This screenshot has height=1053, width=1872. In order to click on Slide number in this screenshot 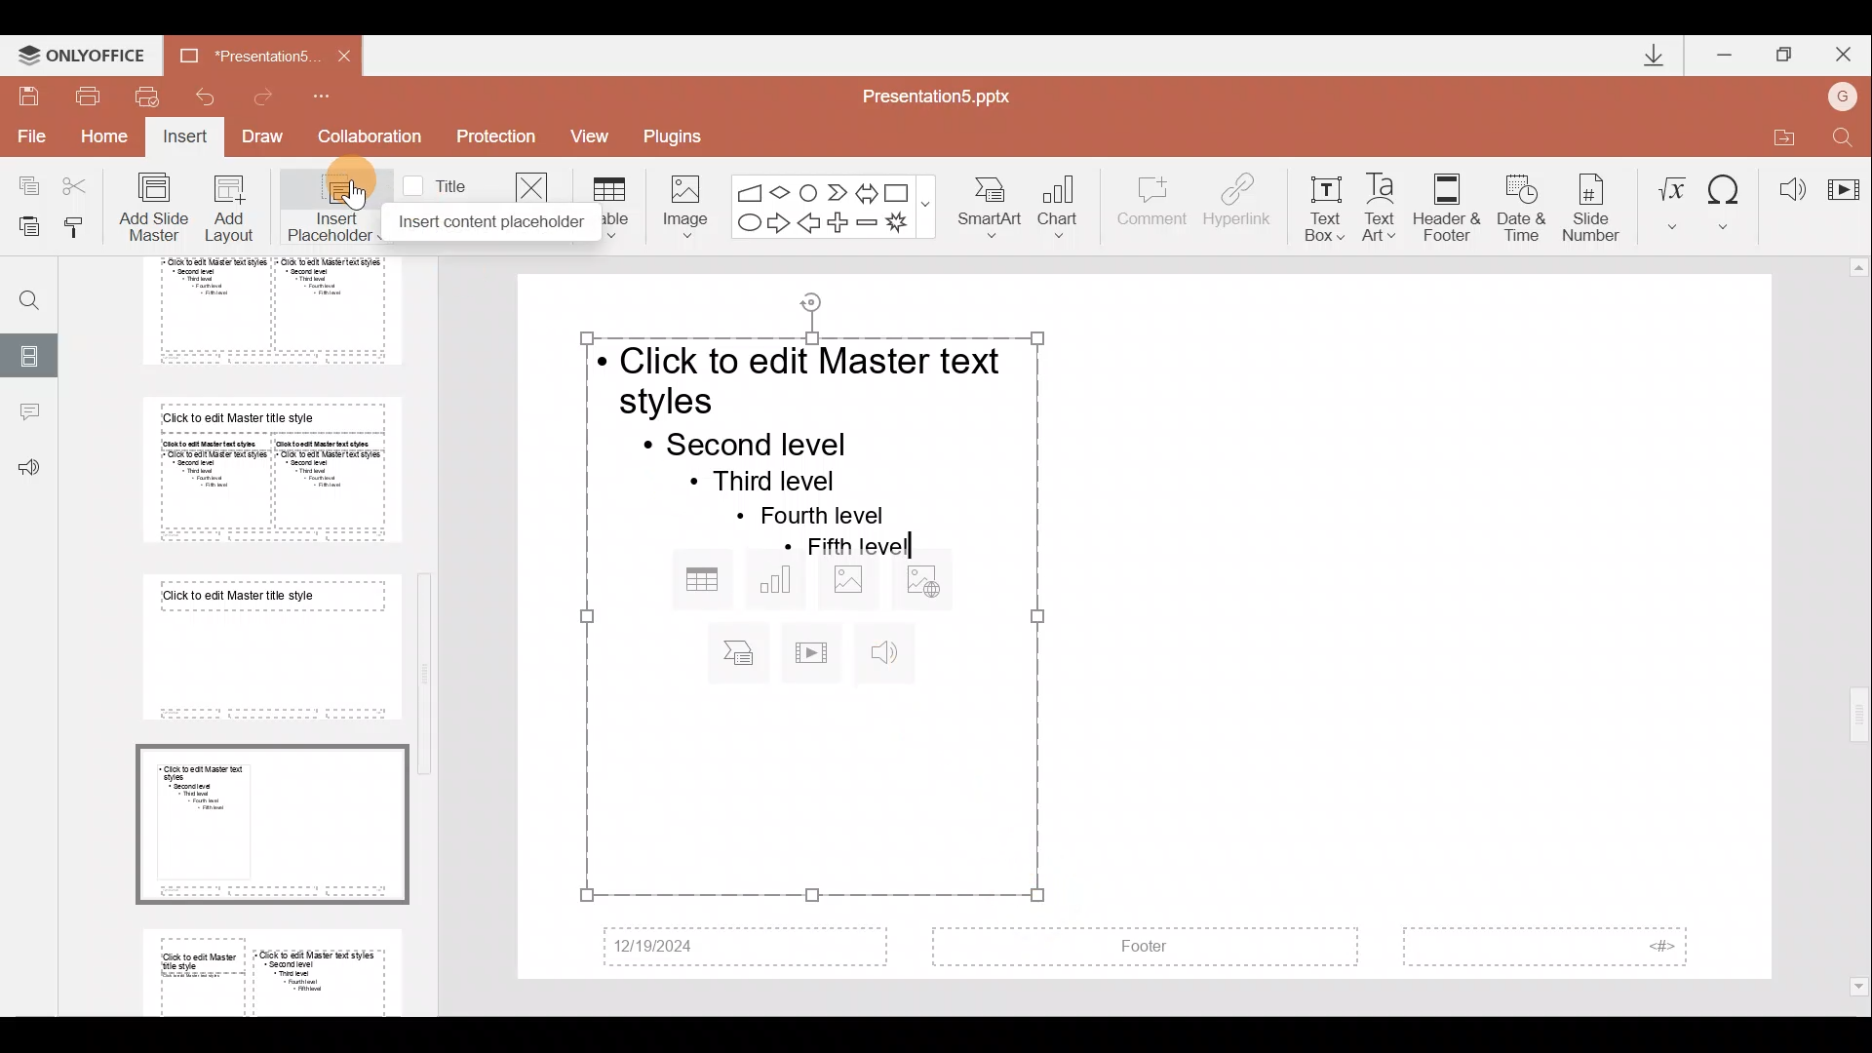, I will do `click(1595, 204)`.